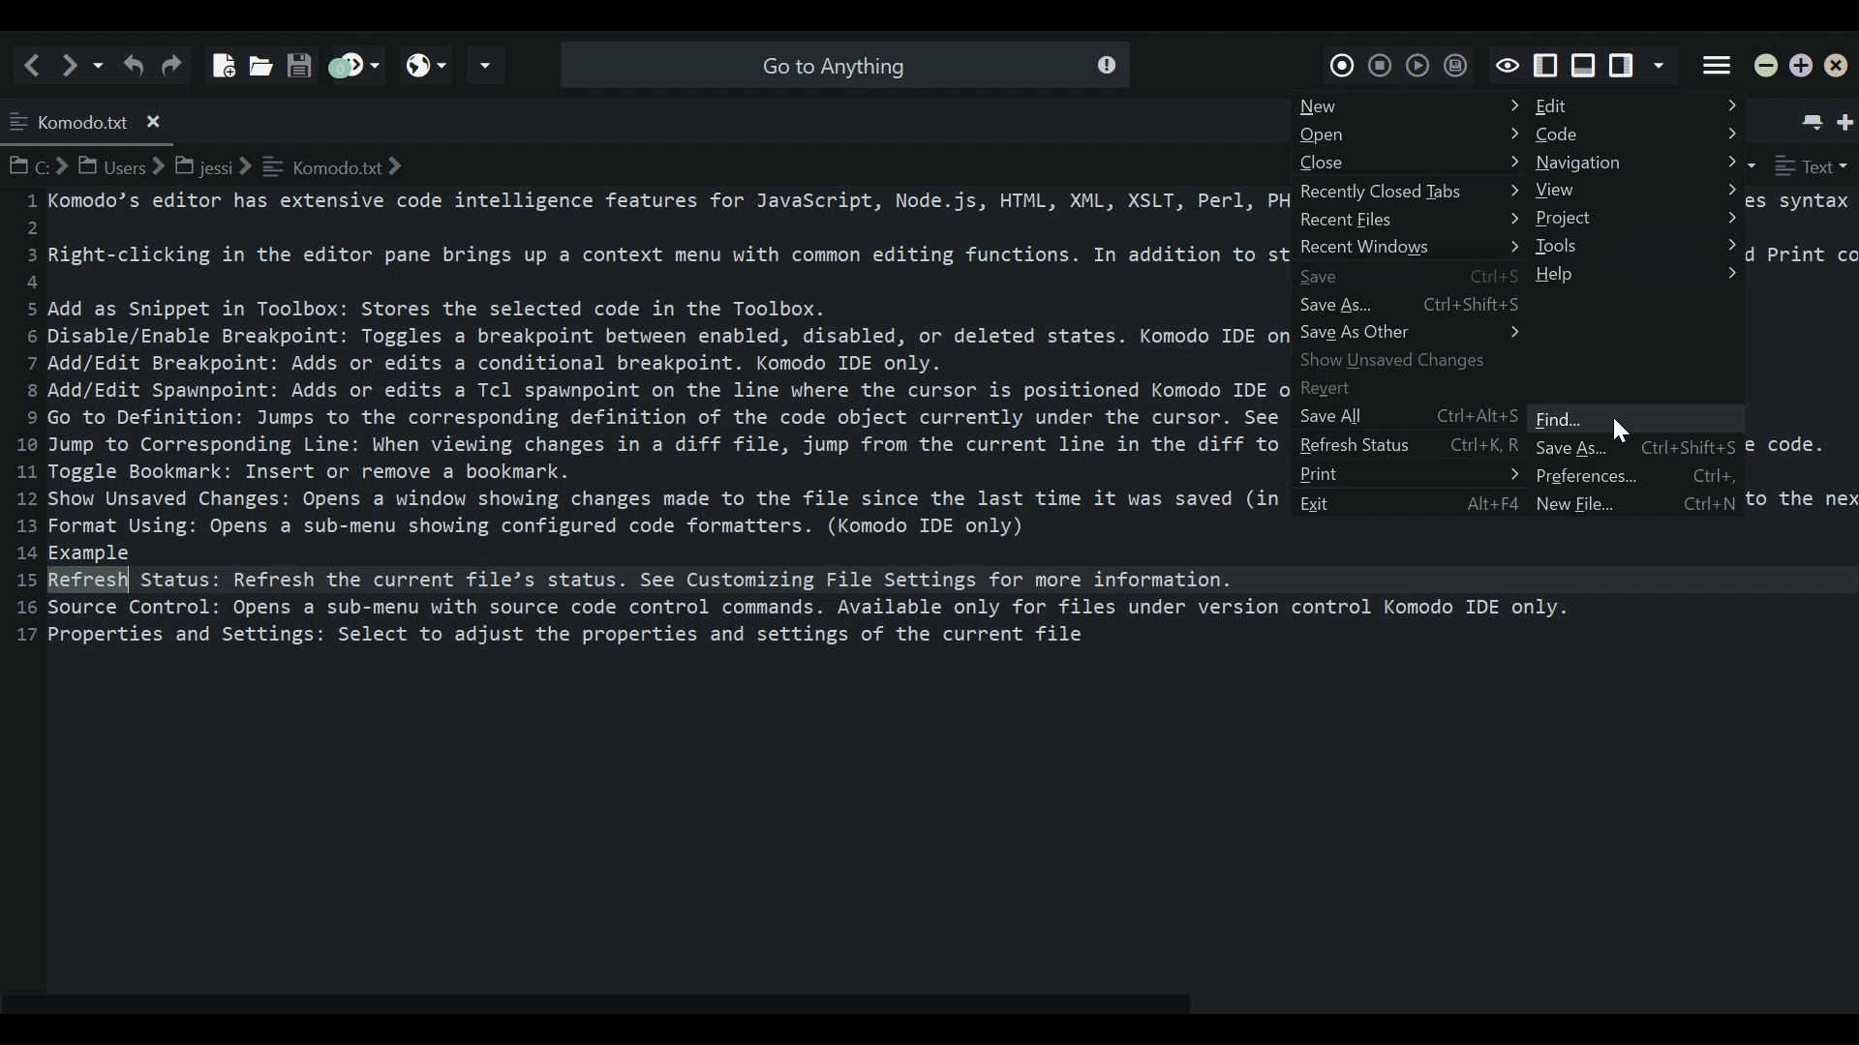 The image size is (1859, 1045). I want to click on minimize, so click(1769, 67).